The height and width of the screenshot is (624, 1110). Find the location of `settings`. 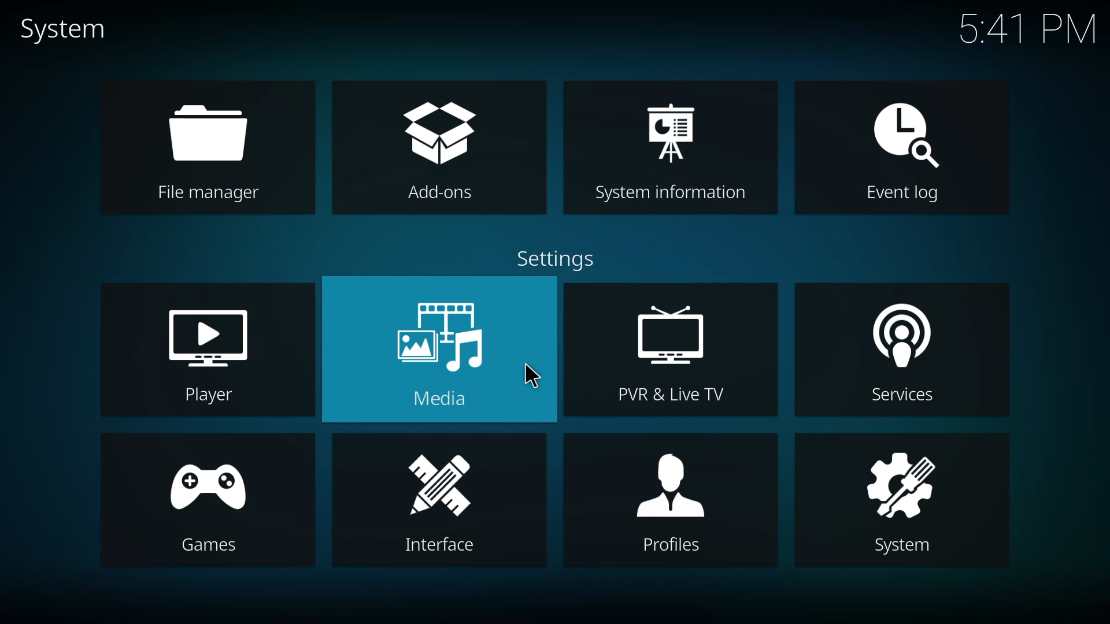

settings is located at coordinates (554, 261).